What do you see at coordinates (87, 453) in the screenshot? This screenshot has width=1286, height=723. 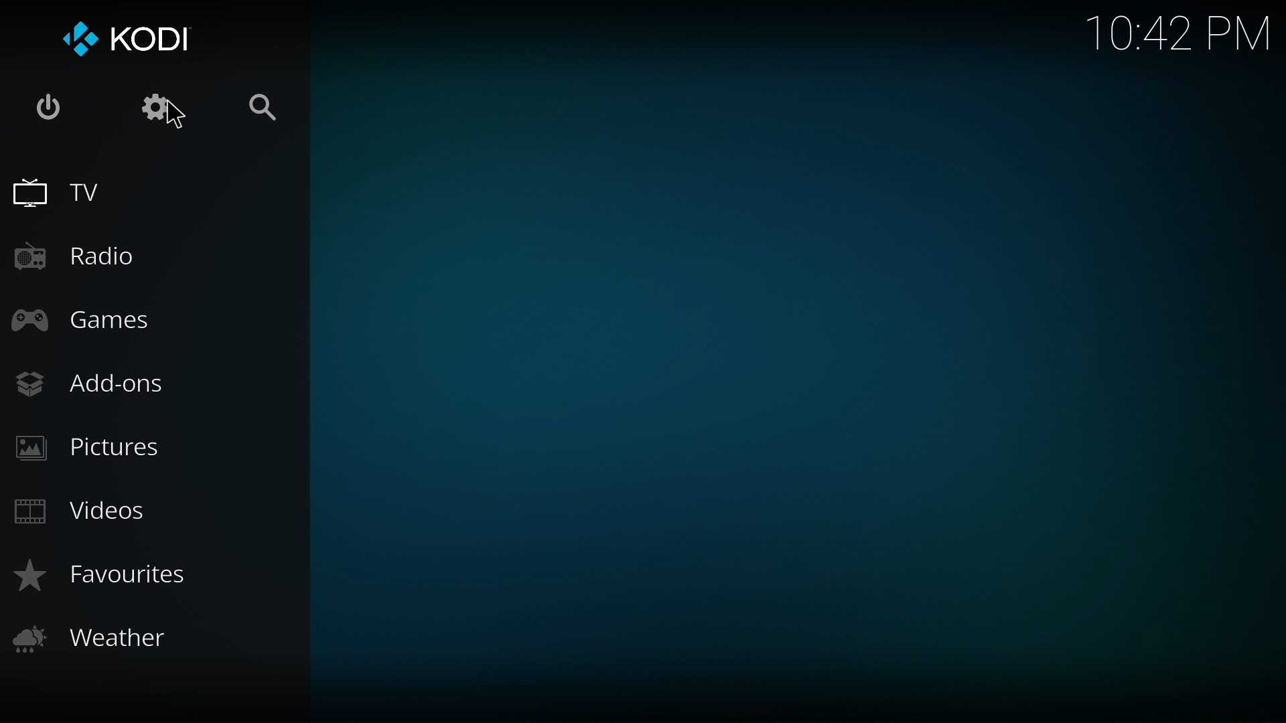 I see `pictures` at bounding box center [87, 453].